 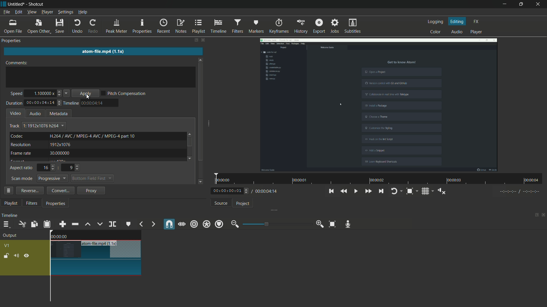 What do you see at coordinates (15, 94) in the screenshot?
I see `speed` at bounding box center [15, 94].